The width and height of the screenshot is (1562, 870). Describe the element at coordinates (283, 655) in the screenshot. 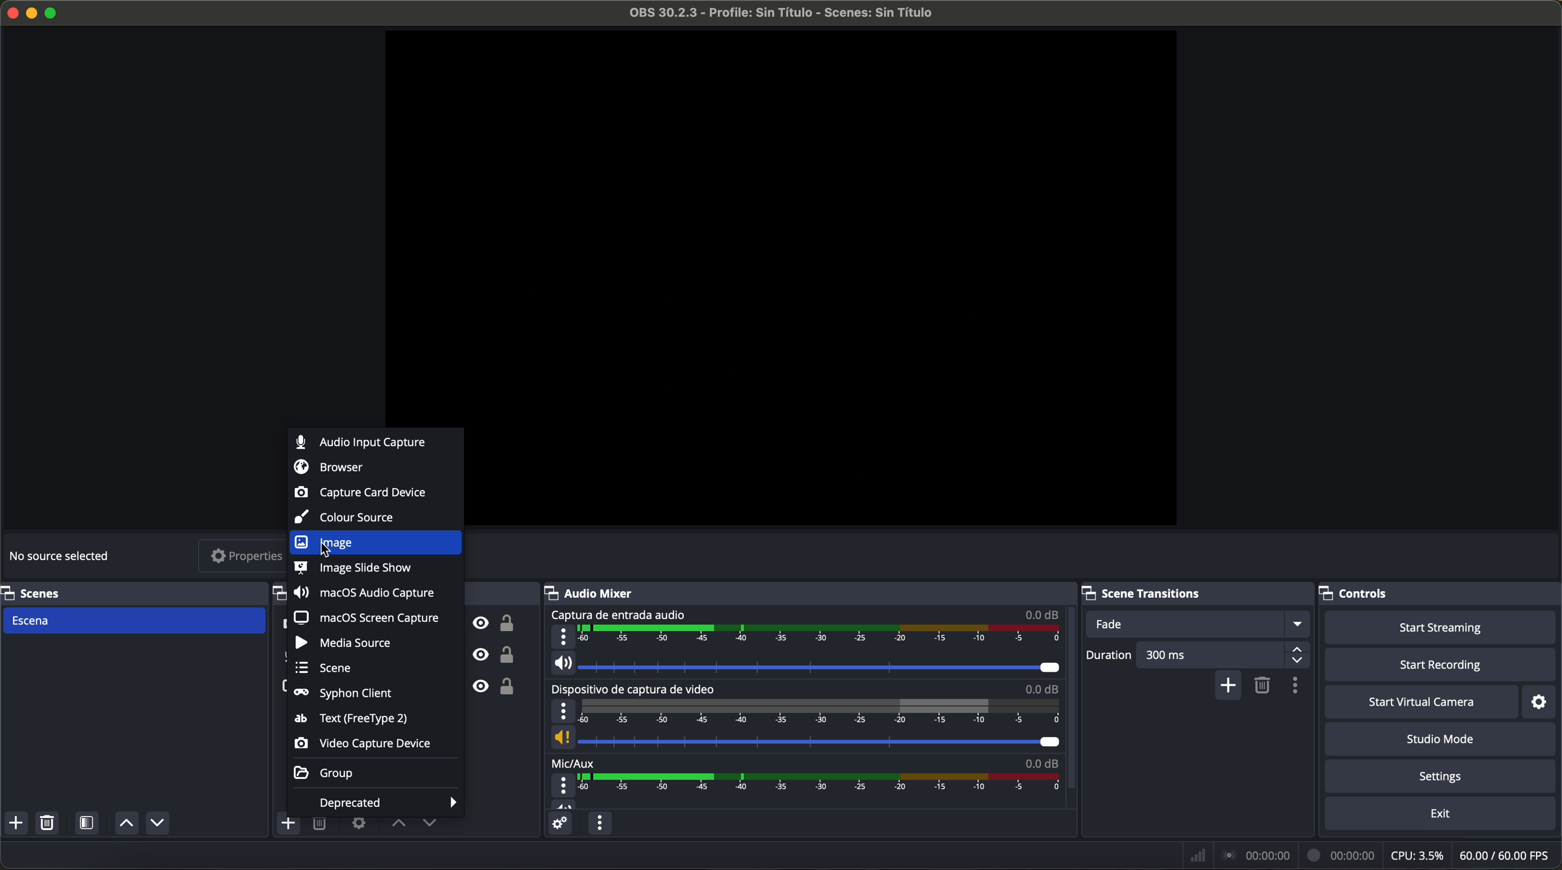

I see `audio input capture` at that location.